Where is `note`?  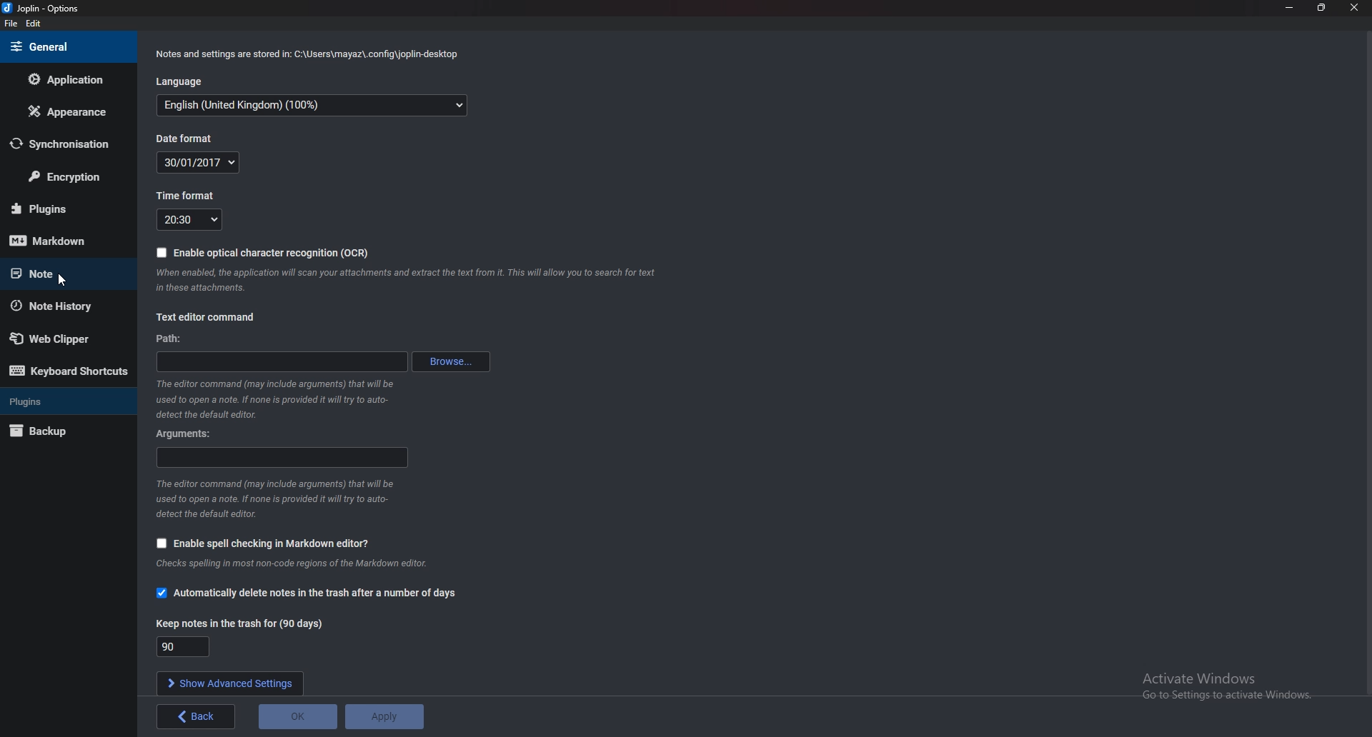 note is located at coordinates (61, 273).